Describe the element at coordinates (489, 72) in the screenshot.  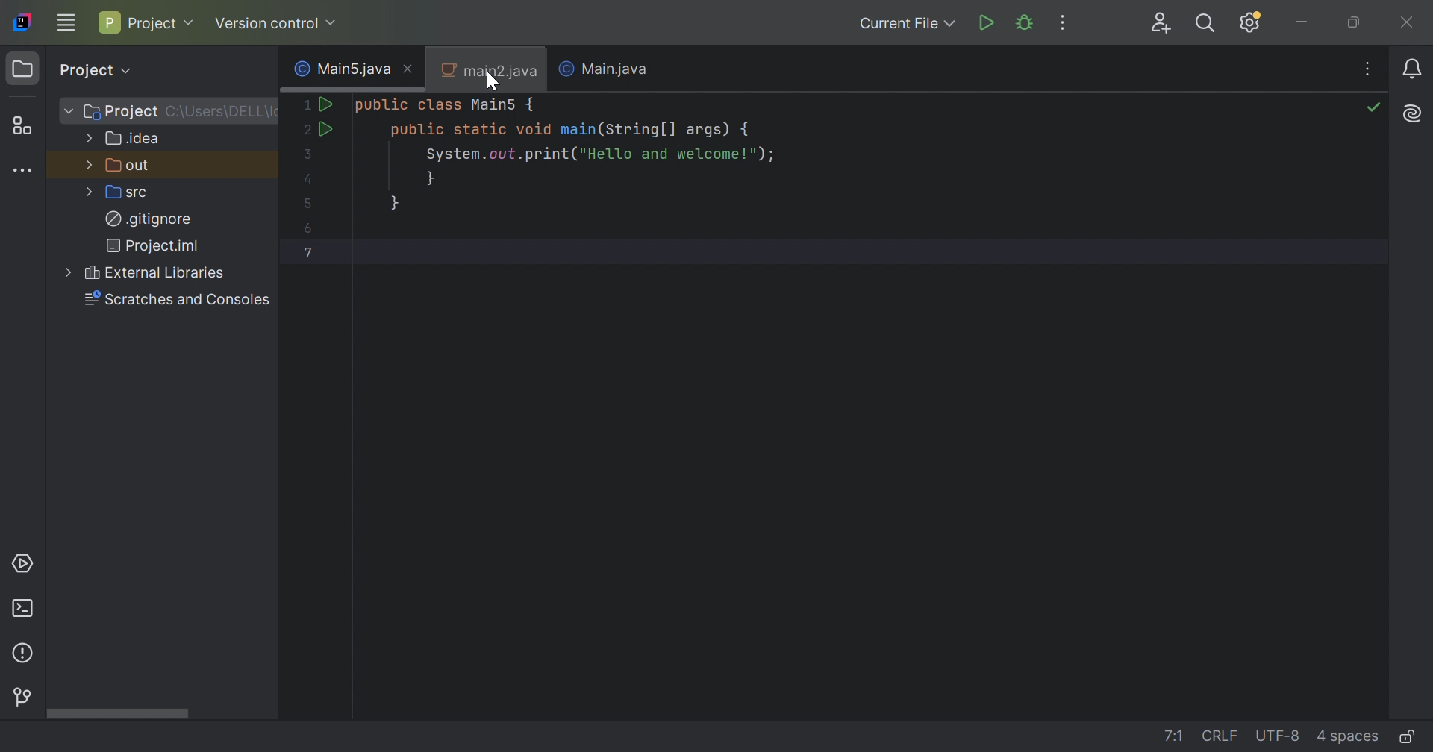
I see `main2.java` at that location.